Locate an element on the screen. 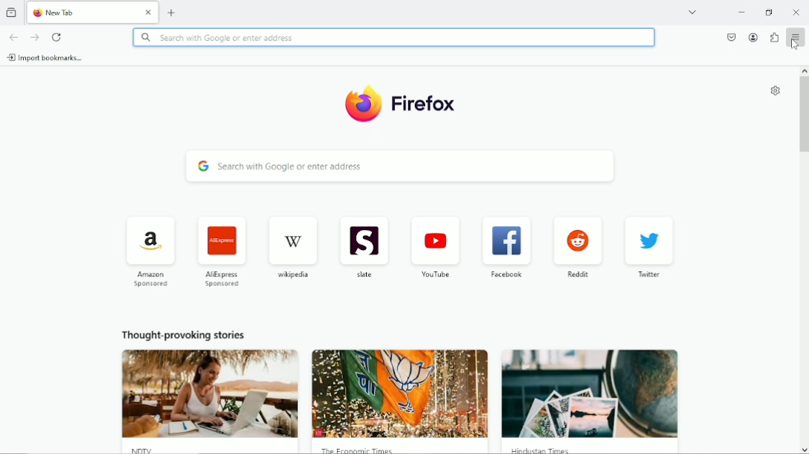 This screenshot has height=454, width=809. search with Google or enter address is located at coordinates (403, 167).